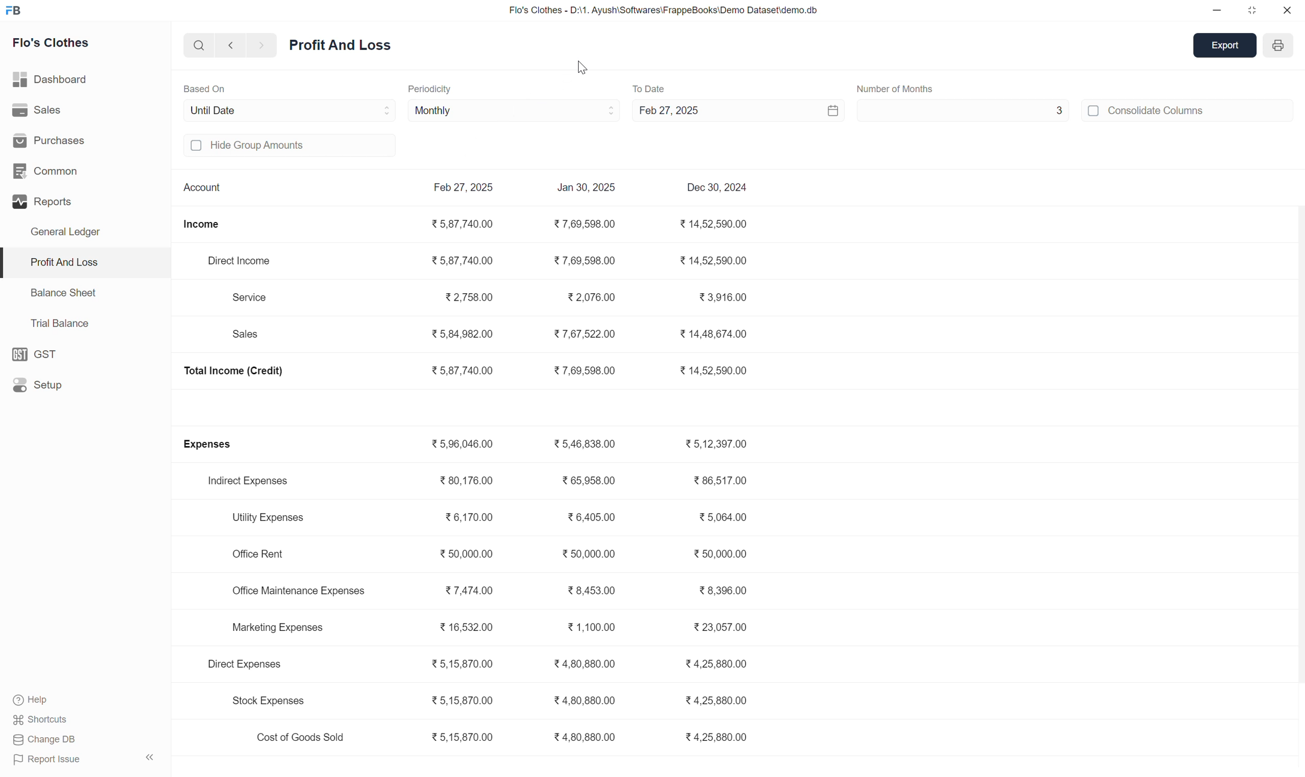 The height and width of the screenshot is (777, 1305). I want to click on Service, so click(252, 299).